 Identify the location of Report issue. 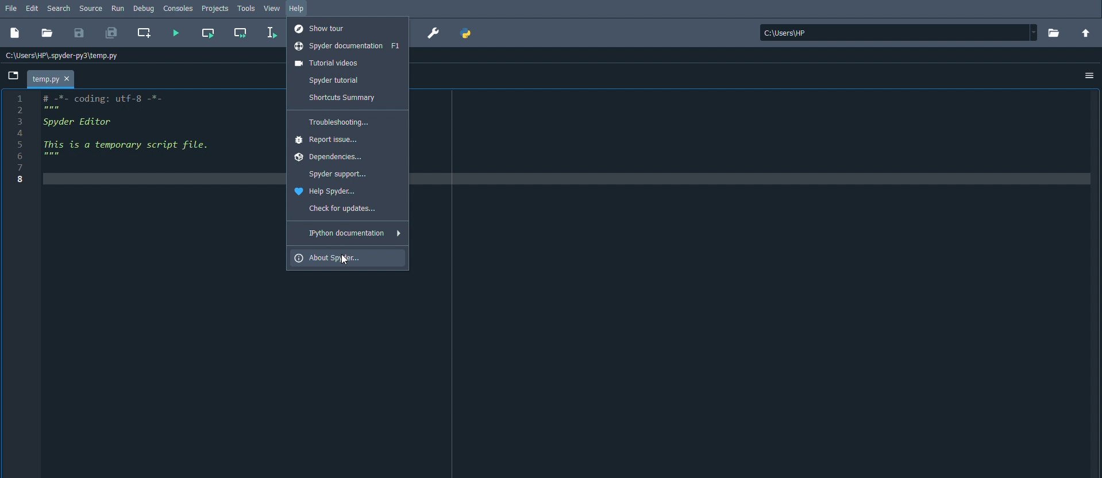
(329, 140).